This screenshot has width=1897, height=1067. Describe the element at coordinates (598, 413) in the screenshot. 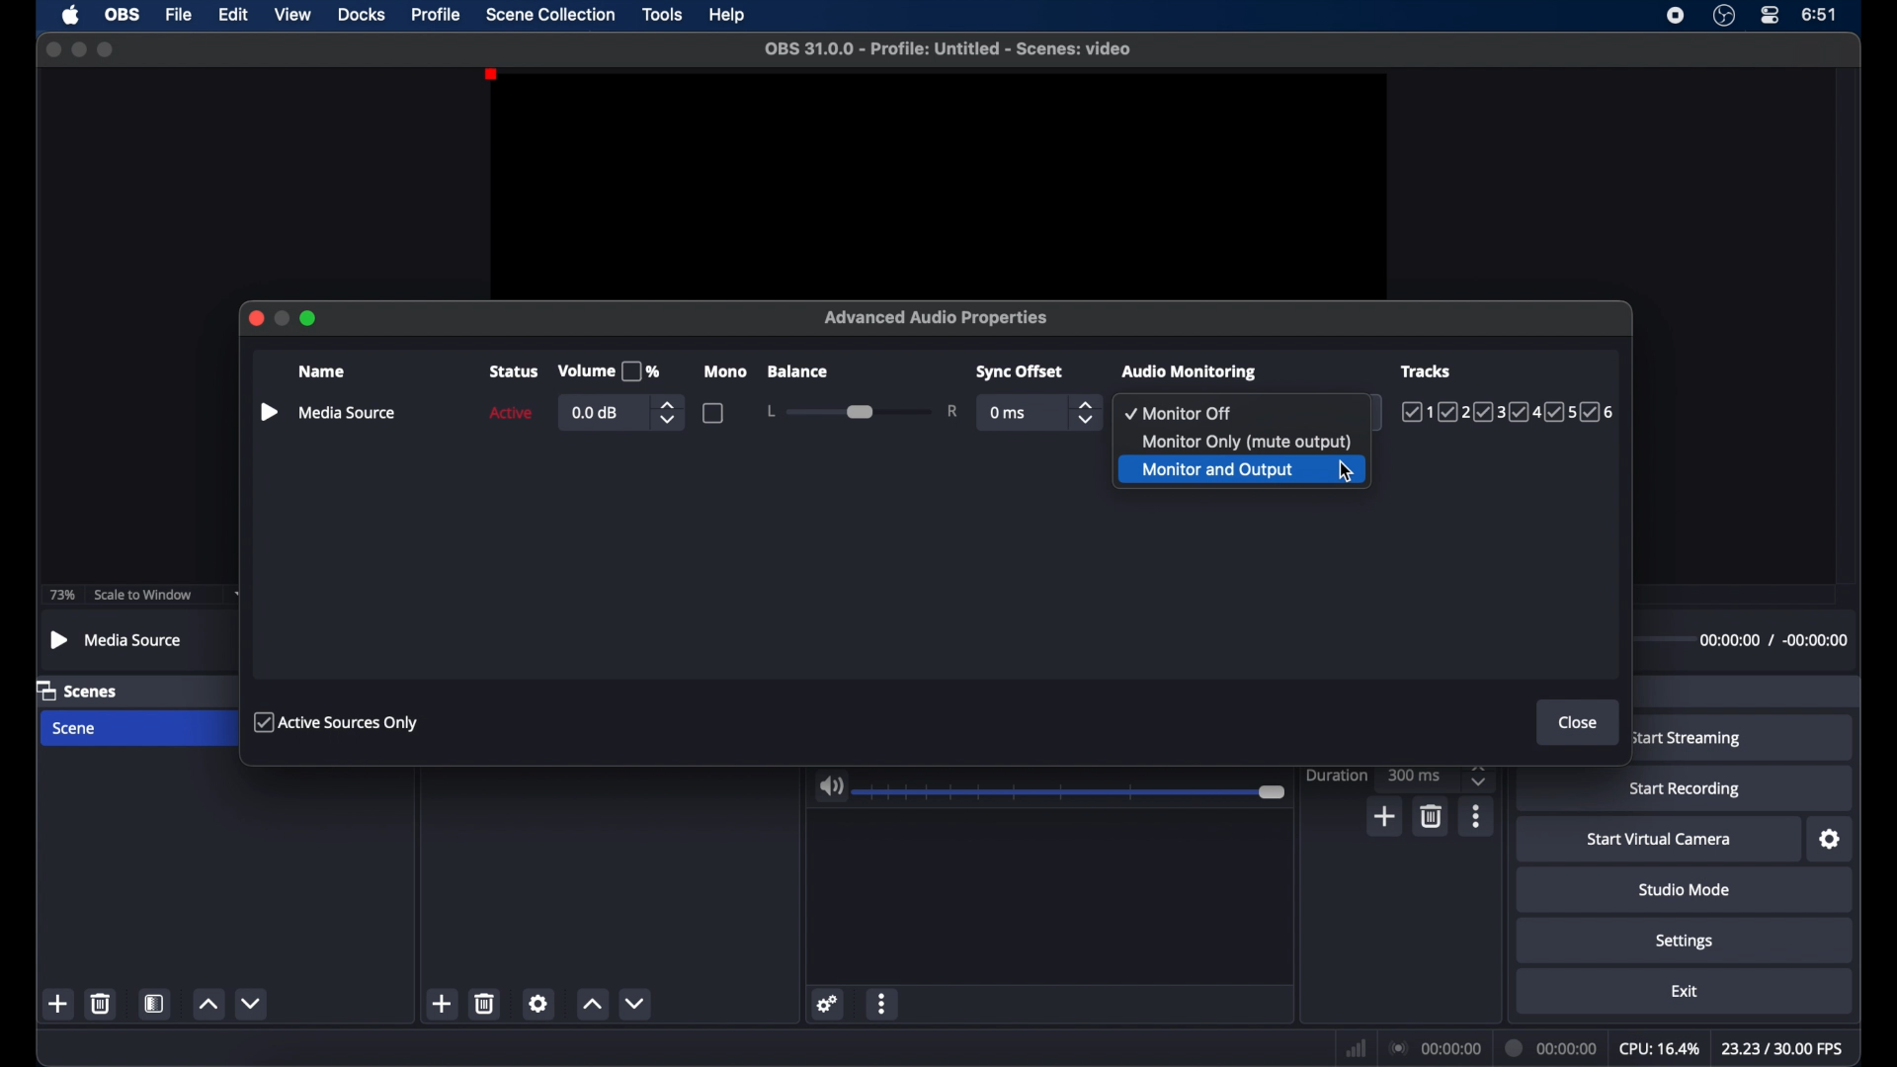

I see `0.0db` at that location.